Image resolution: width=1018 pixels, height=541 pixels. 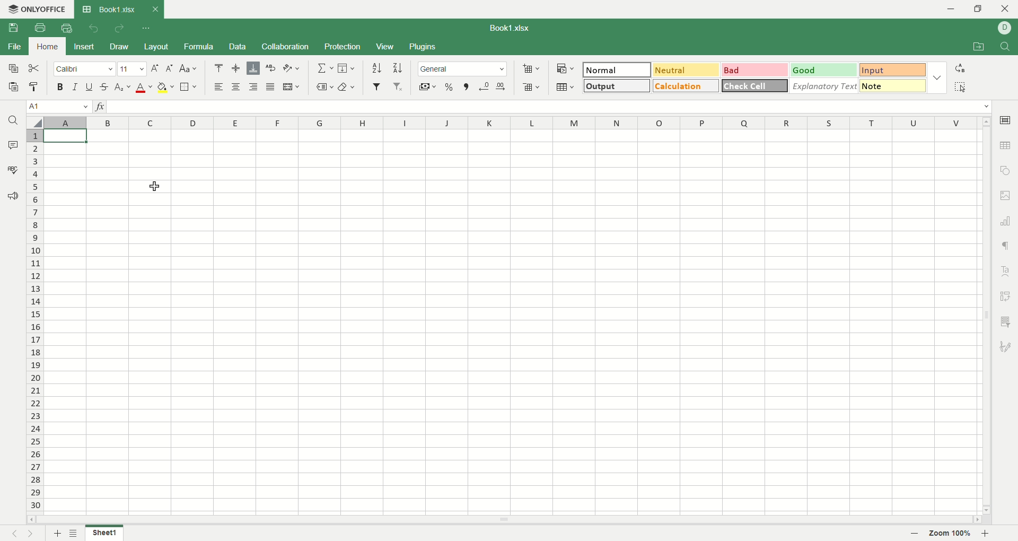 What do you see at coordinates (939, 76) in the screenshot?
I see `options` at bounding box center [939, 76].